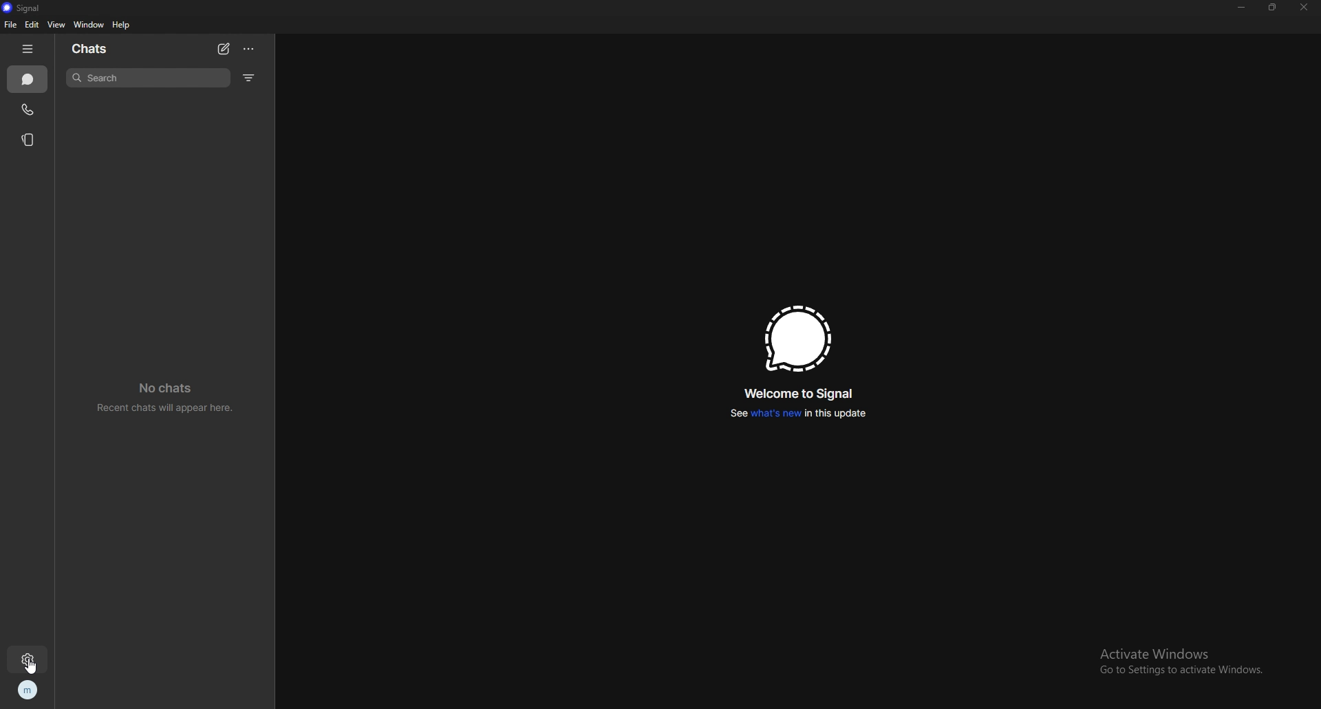 This screenshot has height=709, width=1321. I want to click on file, so click(10, 25).